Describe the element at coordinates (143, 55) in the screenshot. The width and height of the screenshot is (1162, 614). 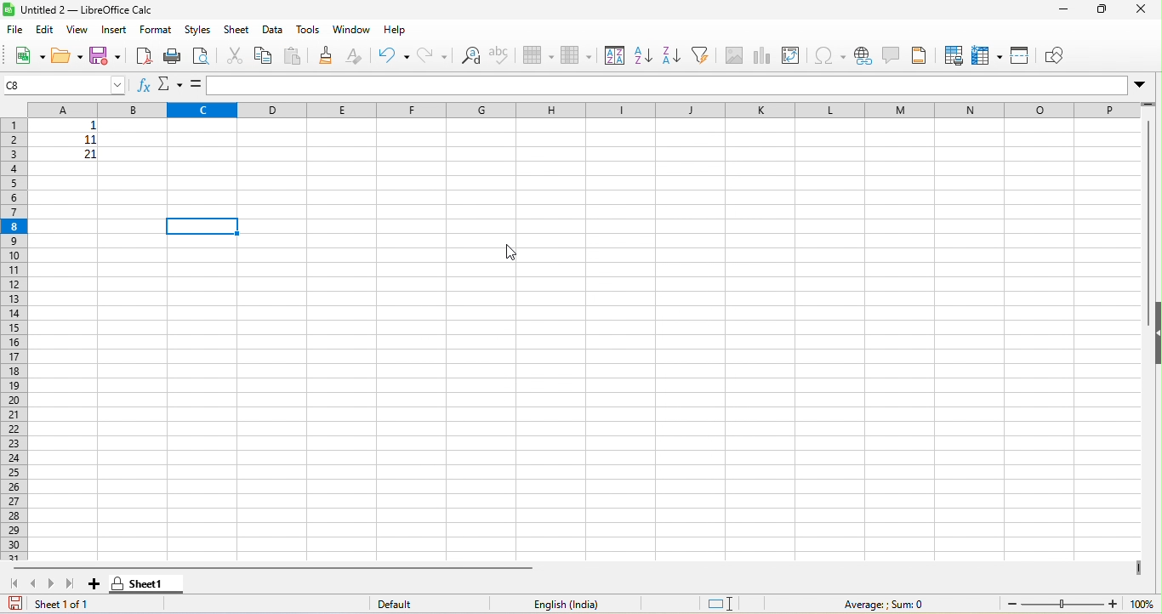
I see `export pdf` at that location.